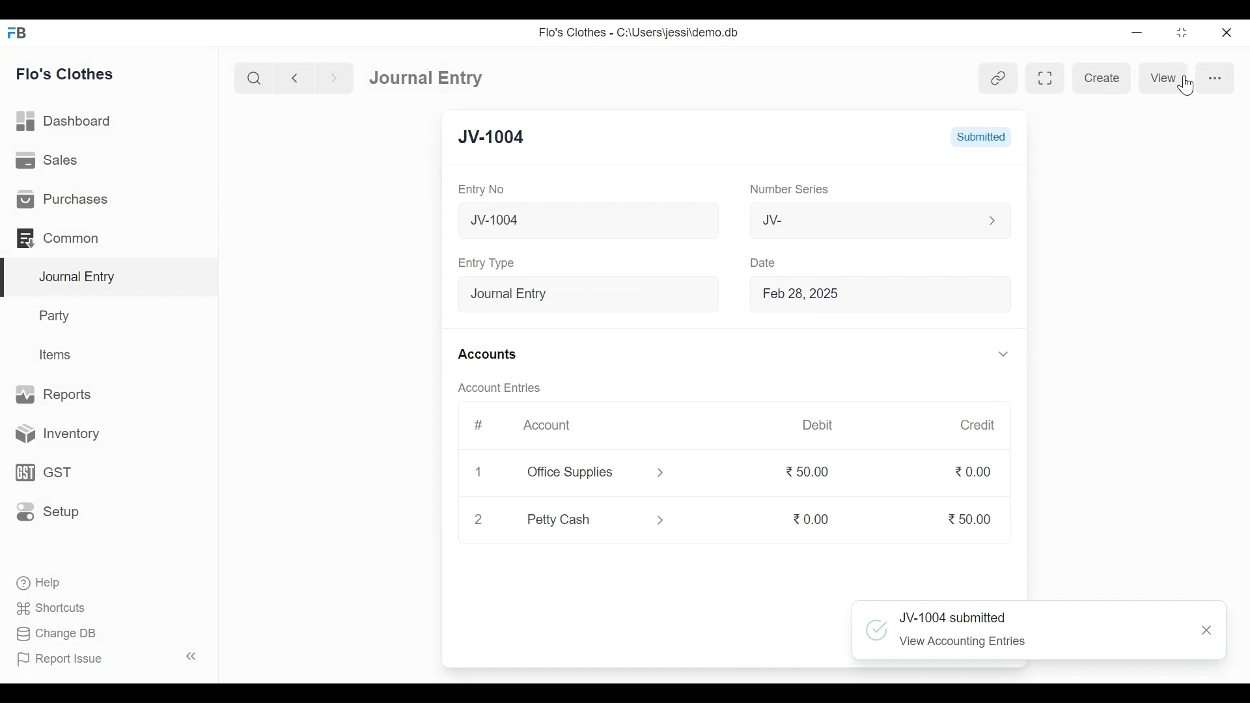 The width and height of the screenshot is (1250, 703). What do you see at coordinates (1185, 85) in the screenshot?
I see `Cursor` at bounding box center [1185, 85].